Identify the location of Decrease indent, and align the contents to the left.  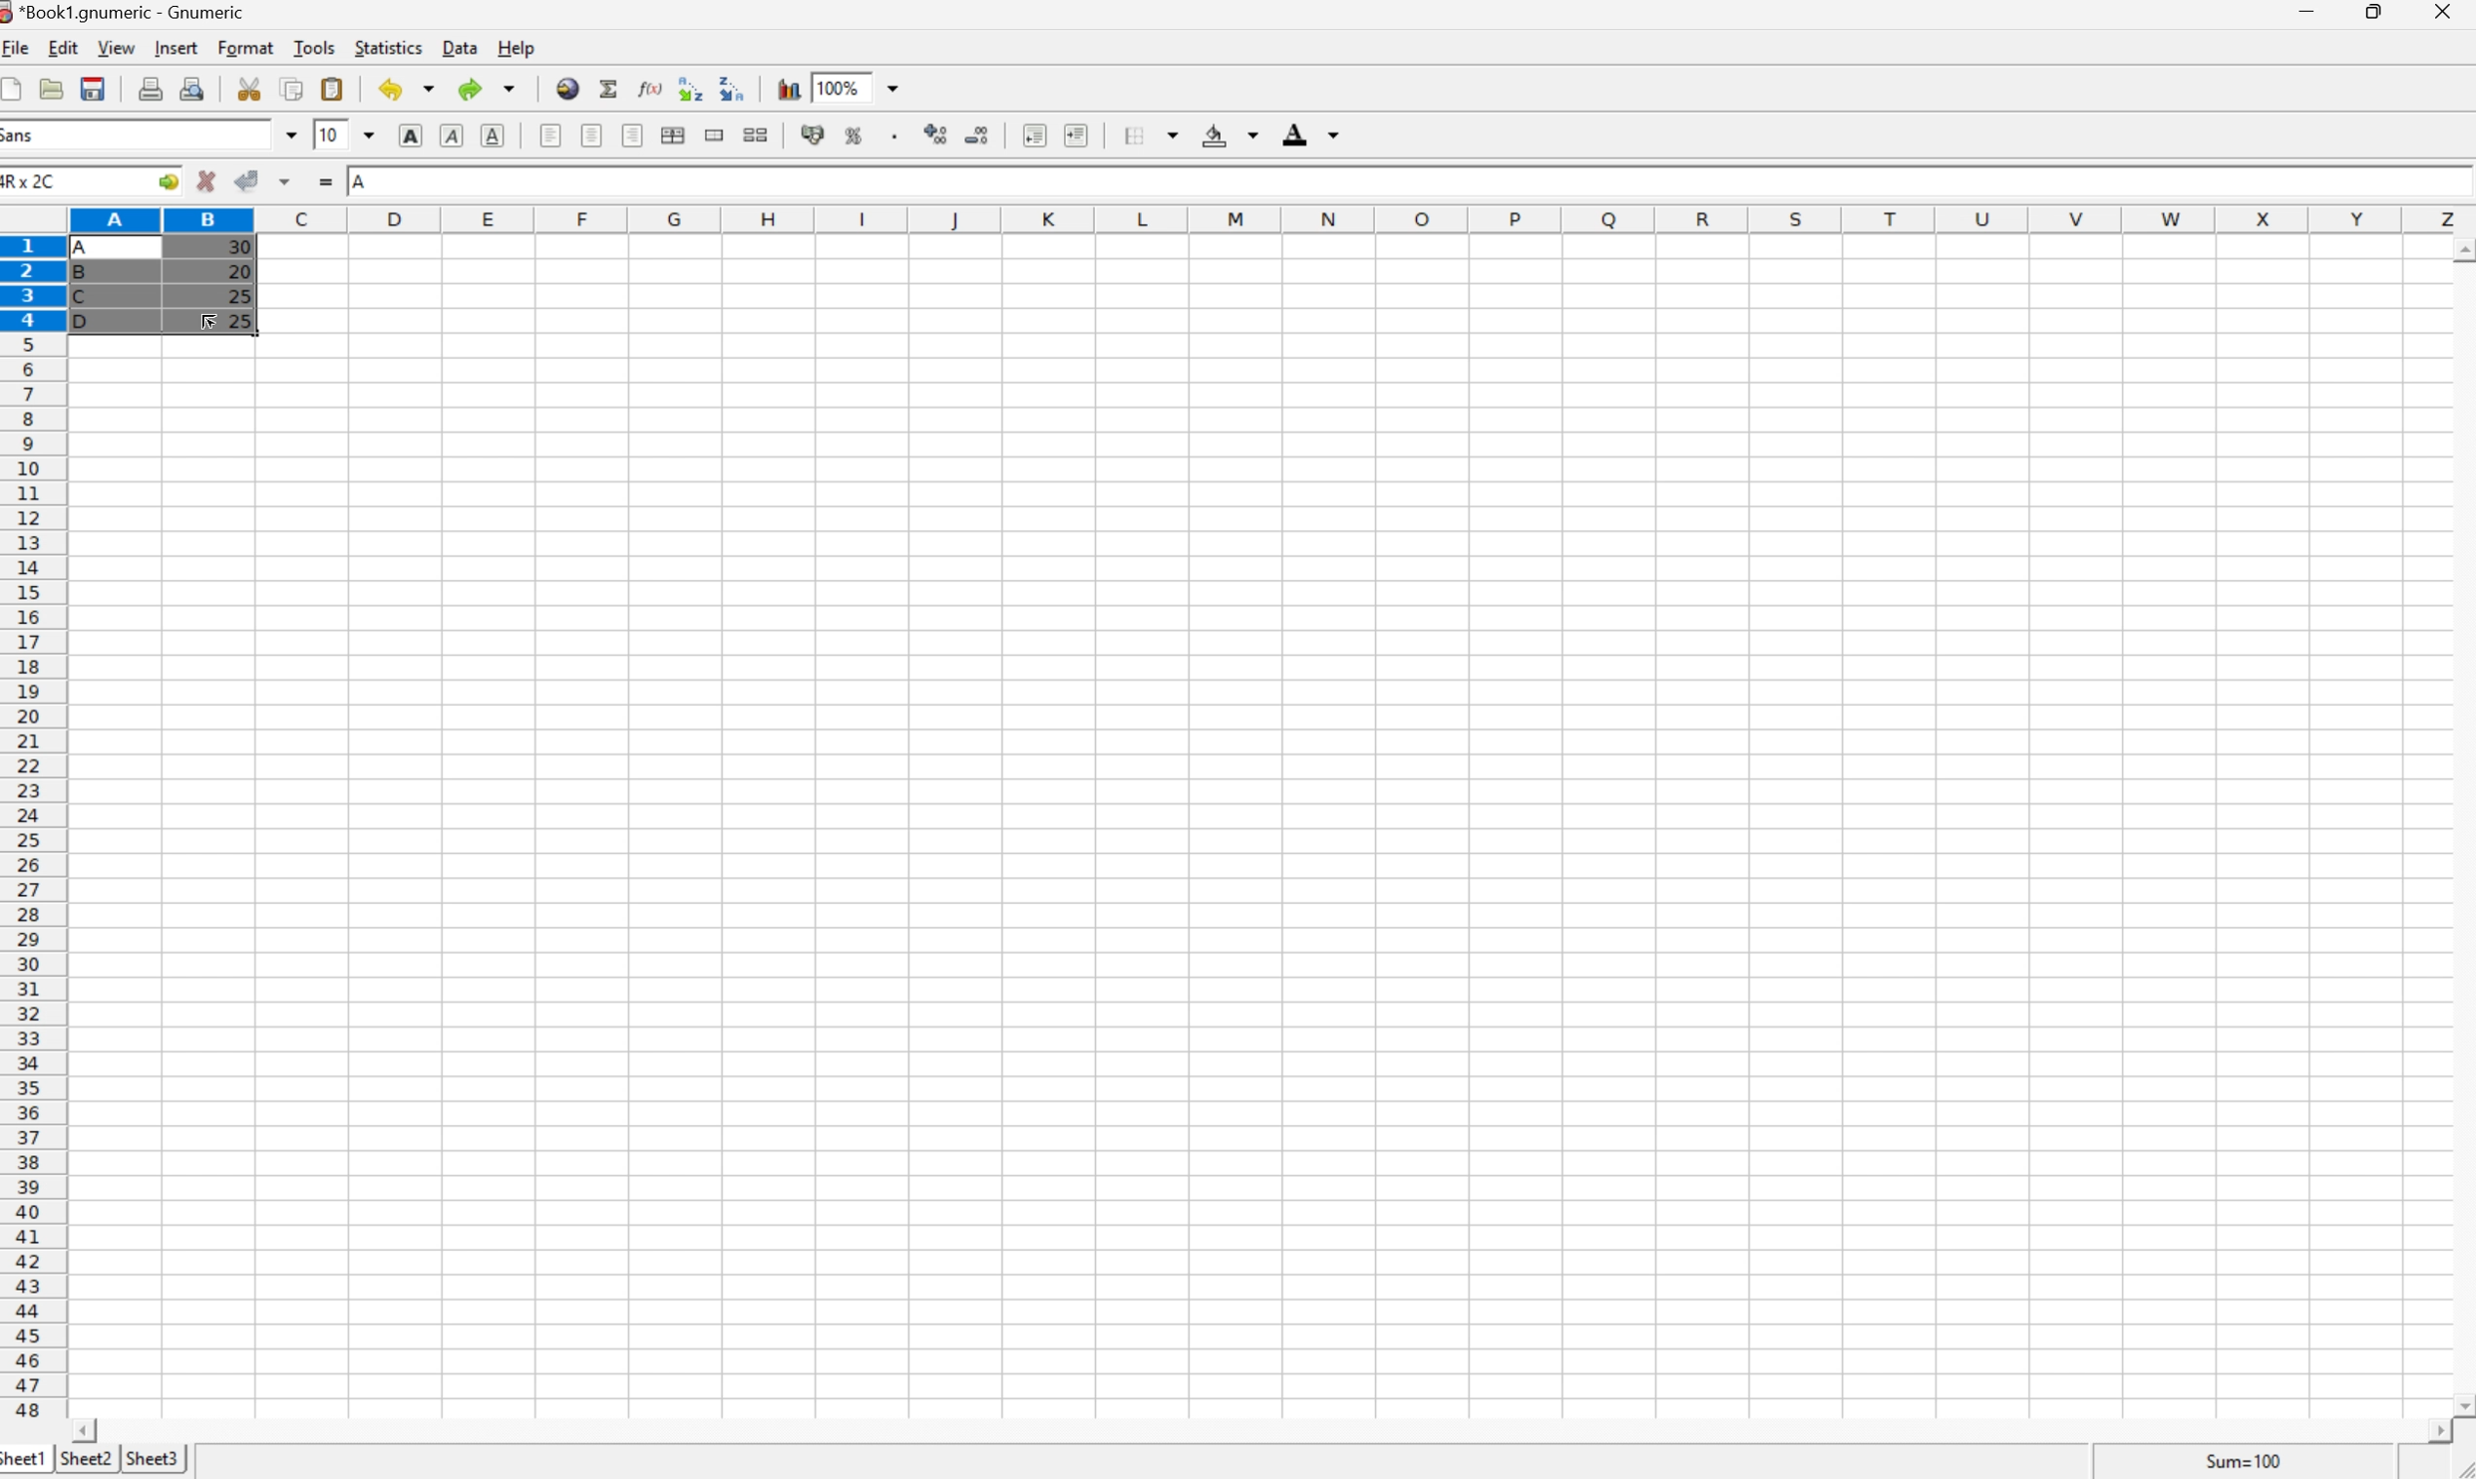
(1034, 137).